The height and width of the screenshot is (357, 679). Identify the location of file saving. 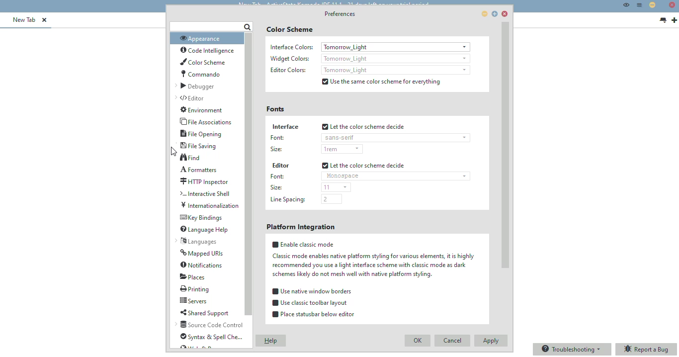
(199, 146).